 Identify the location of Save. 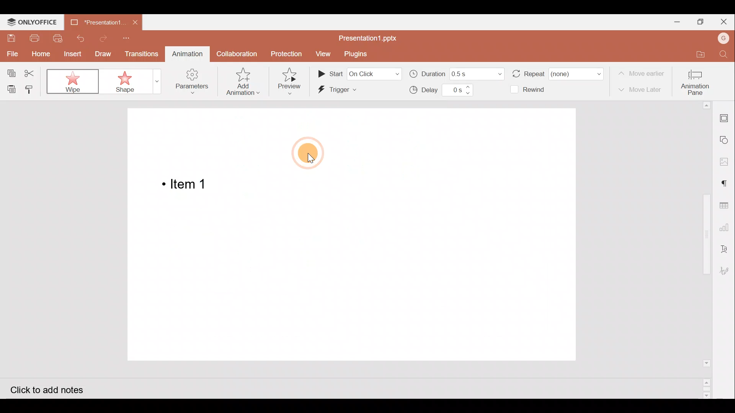
(11, 38).